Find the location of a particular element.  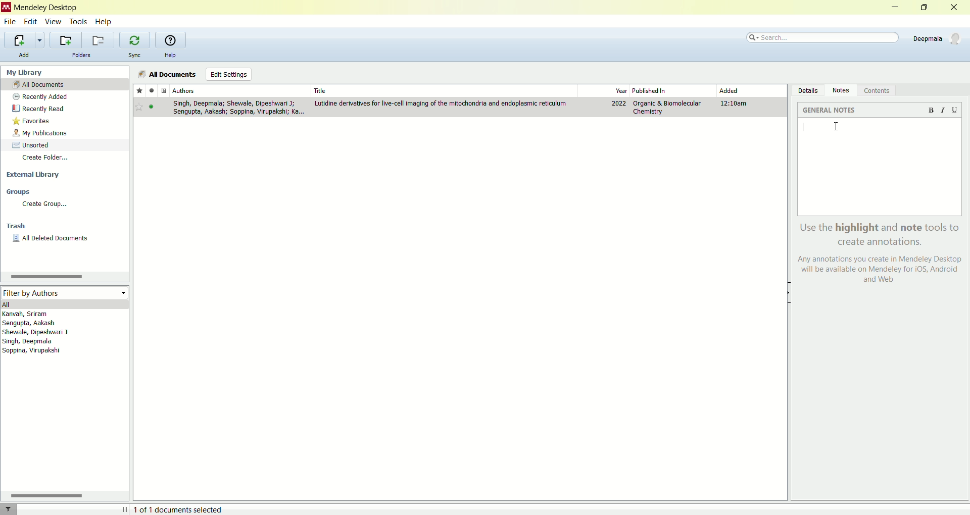

details is located at coordinates (806, 90).